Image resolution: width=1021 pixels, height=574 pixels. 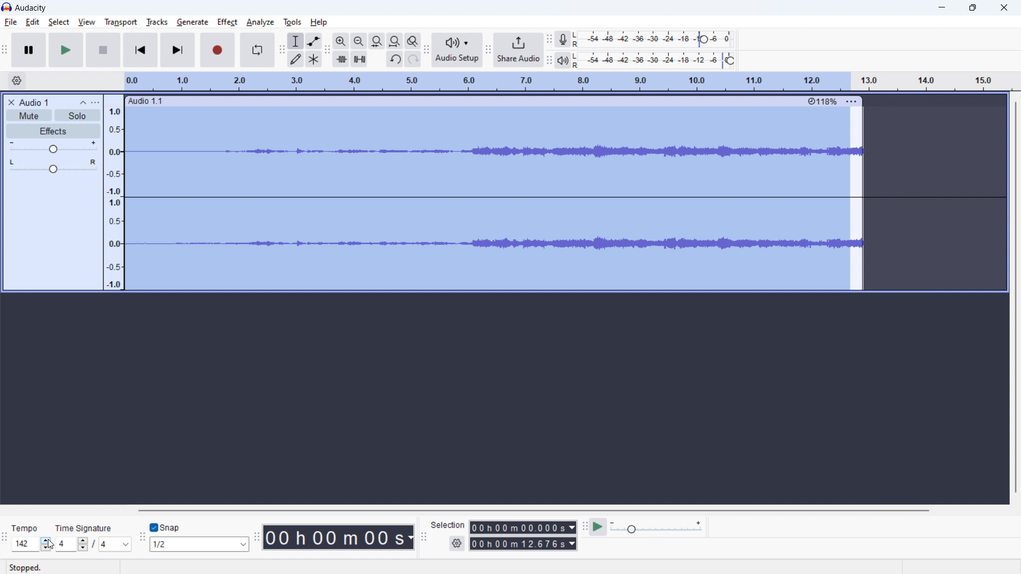 What do you see at coordinates (1012, 295) in the screenshot?
I see `Scrollbar` at bounding box center [1012, 295].